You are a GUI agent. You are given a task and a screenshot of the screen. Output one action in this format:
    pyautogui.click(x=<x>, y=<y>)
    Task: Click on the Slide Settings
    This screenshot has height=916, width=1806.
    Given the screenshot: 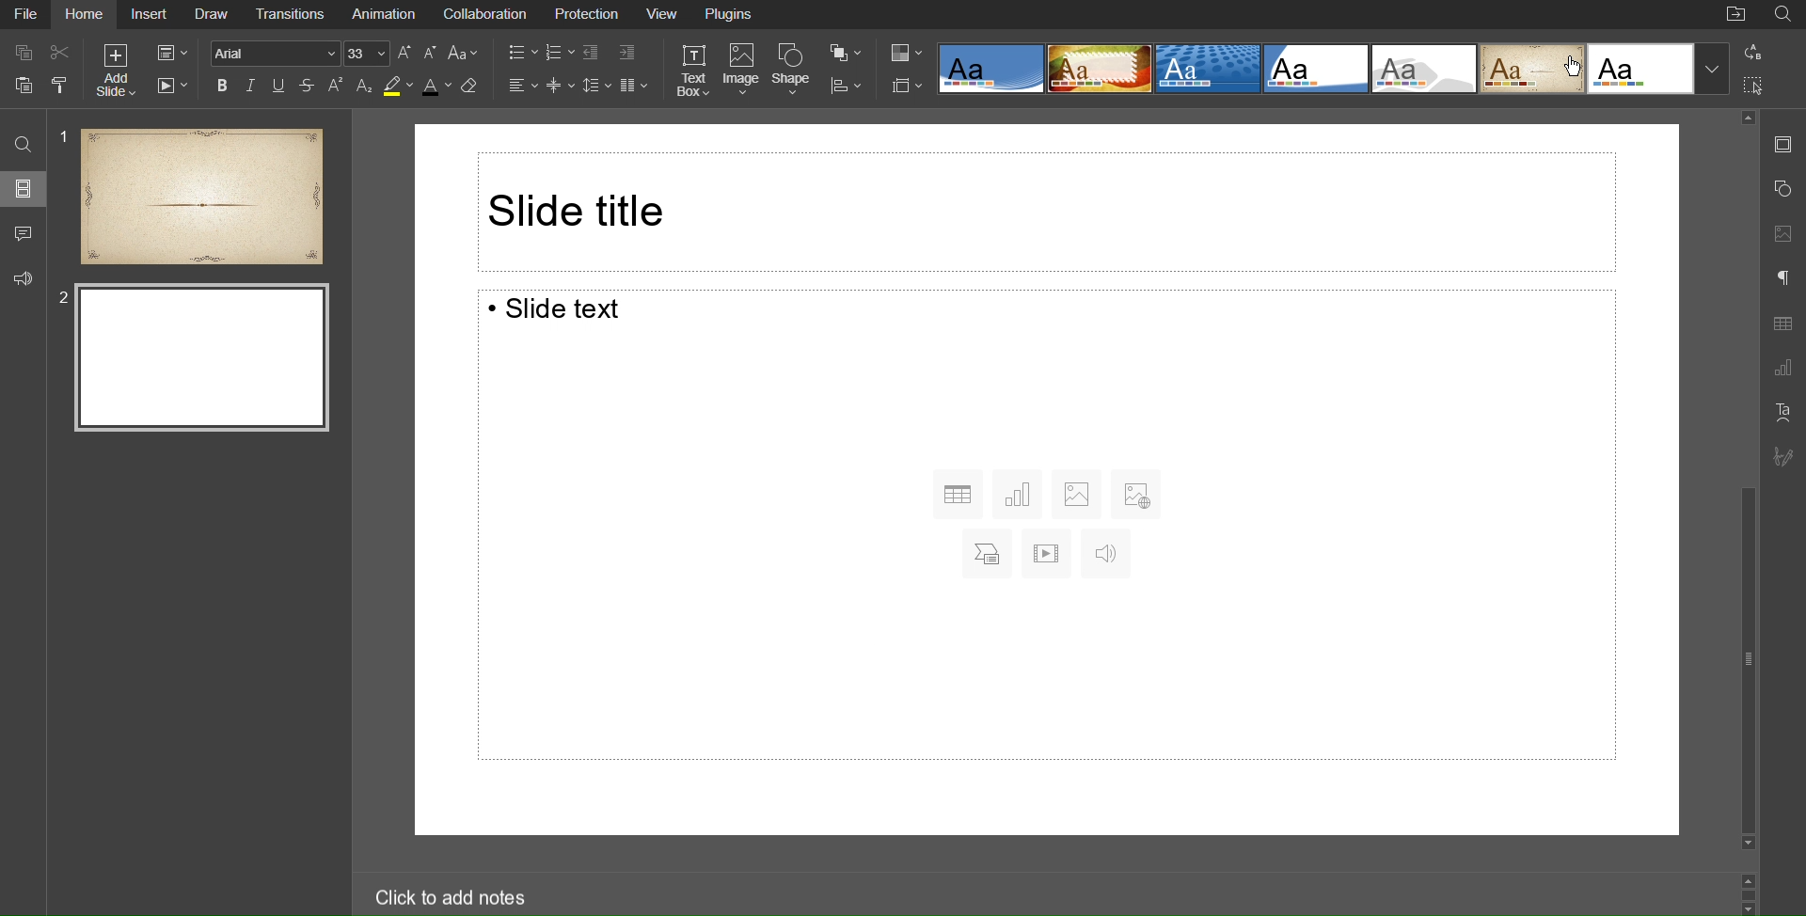 What is the action you would take?
    pyautogui.click(x=907, y=86)
    